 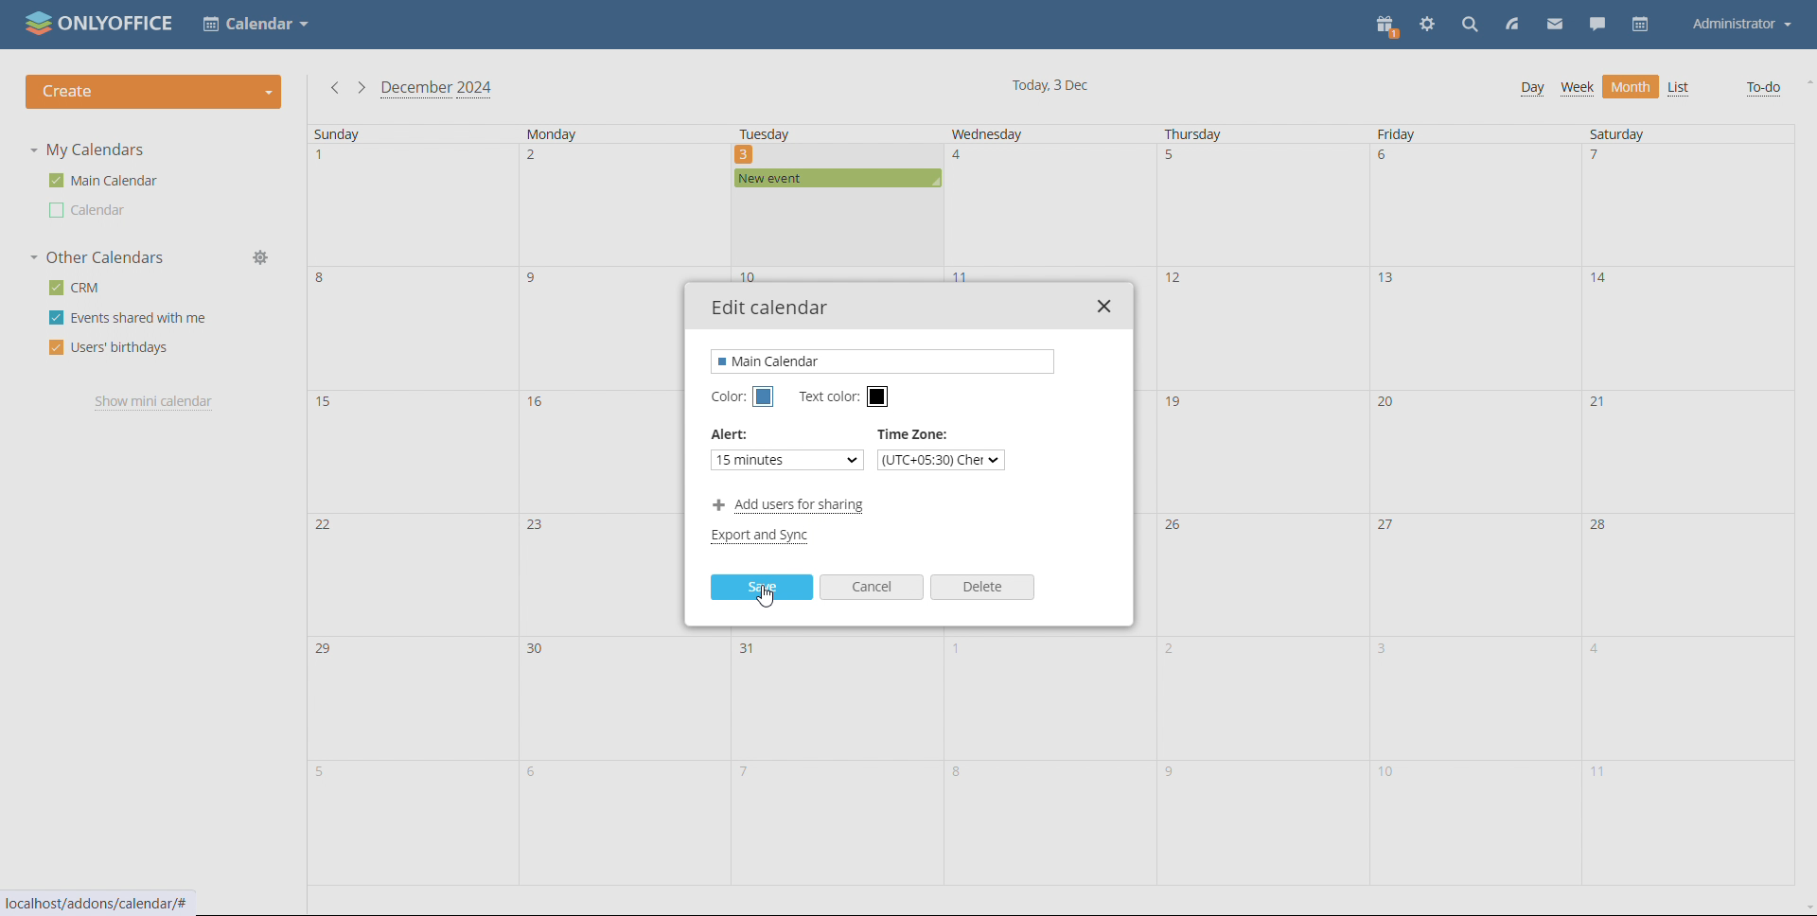 What do you see at coordinates (1389, 26) in the screenshot?
I see `present` at bounding box center [1389, 26].